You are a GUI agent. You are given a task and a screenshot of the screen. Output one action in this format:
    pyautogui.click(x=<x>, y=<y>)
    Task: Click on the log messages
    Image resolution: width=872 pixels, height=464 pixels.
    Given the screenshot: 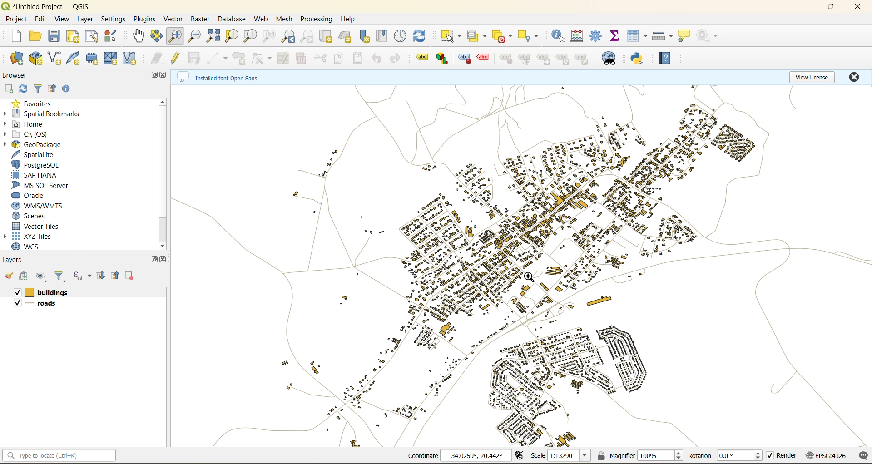 What is the action you would take?
    pyautogui.click(x=864, y=456)
    